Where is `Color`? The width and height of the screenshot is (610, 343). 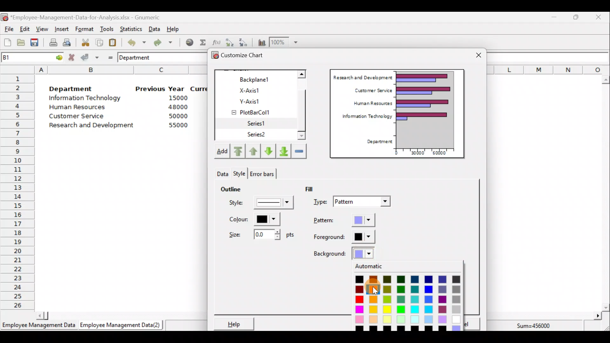 Color is located at coordinates (253, 219).